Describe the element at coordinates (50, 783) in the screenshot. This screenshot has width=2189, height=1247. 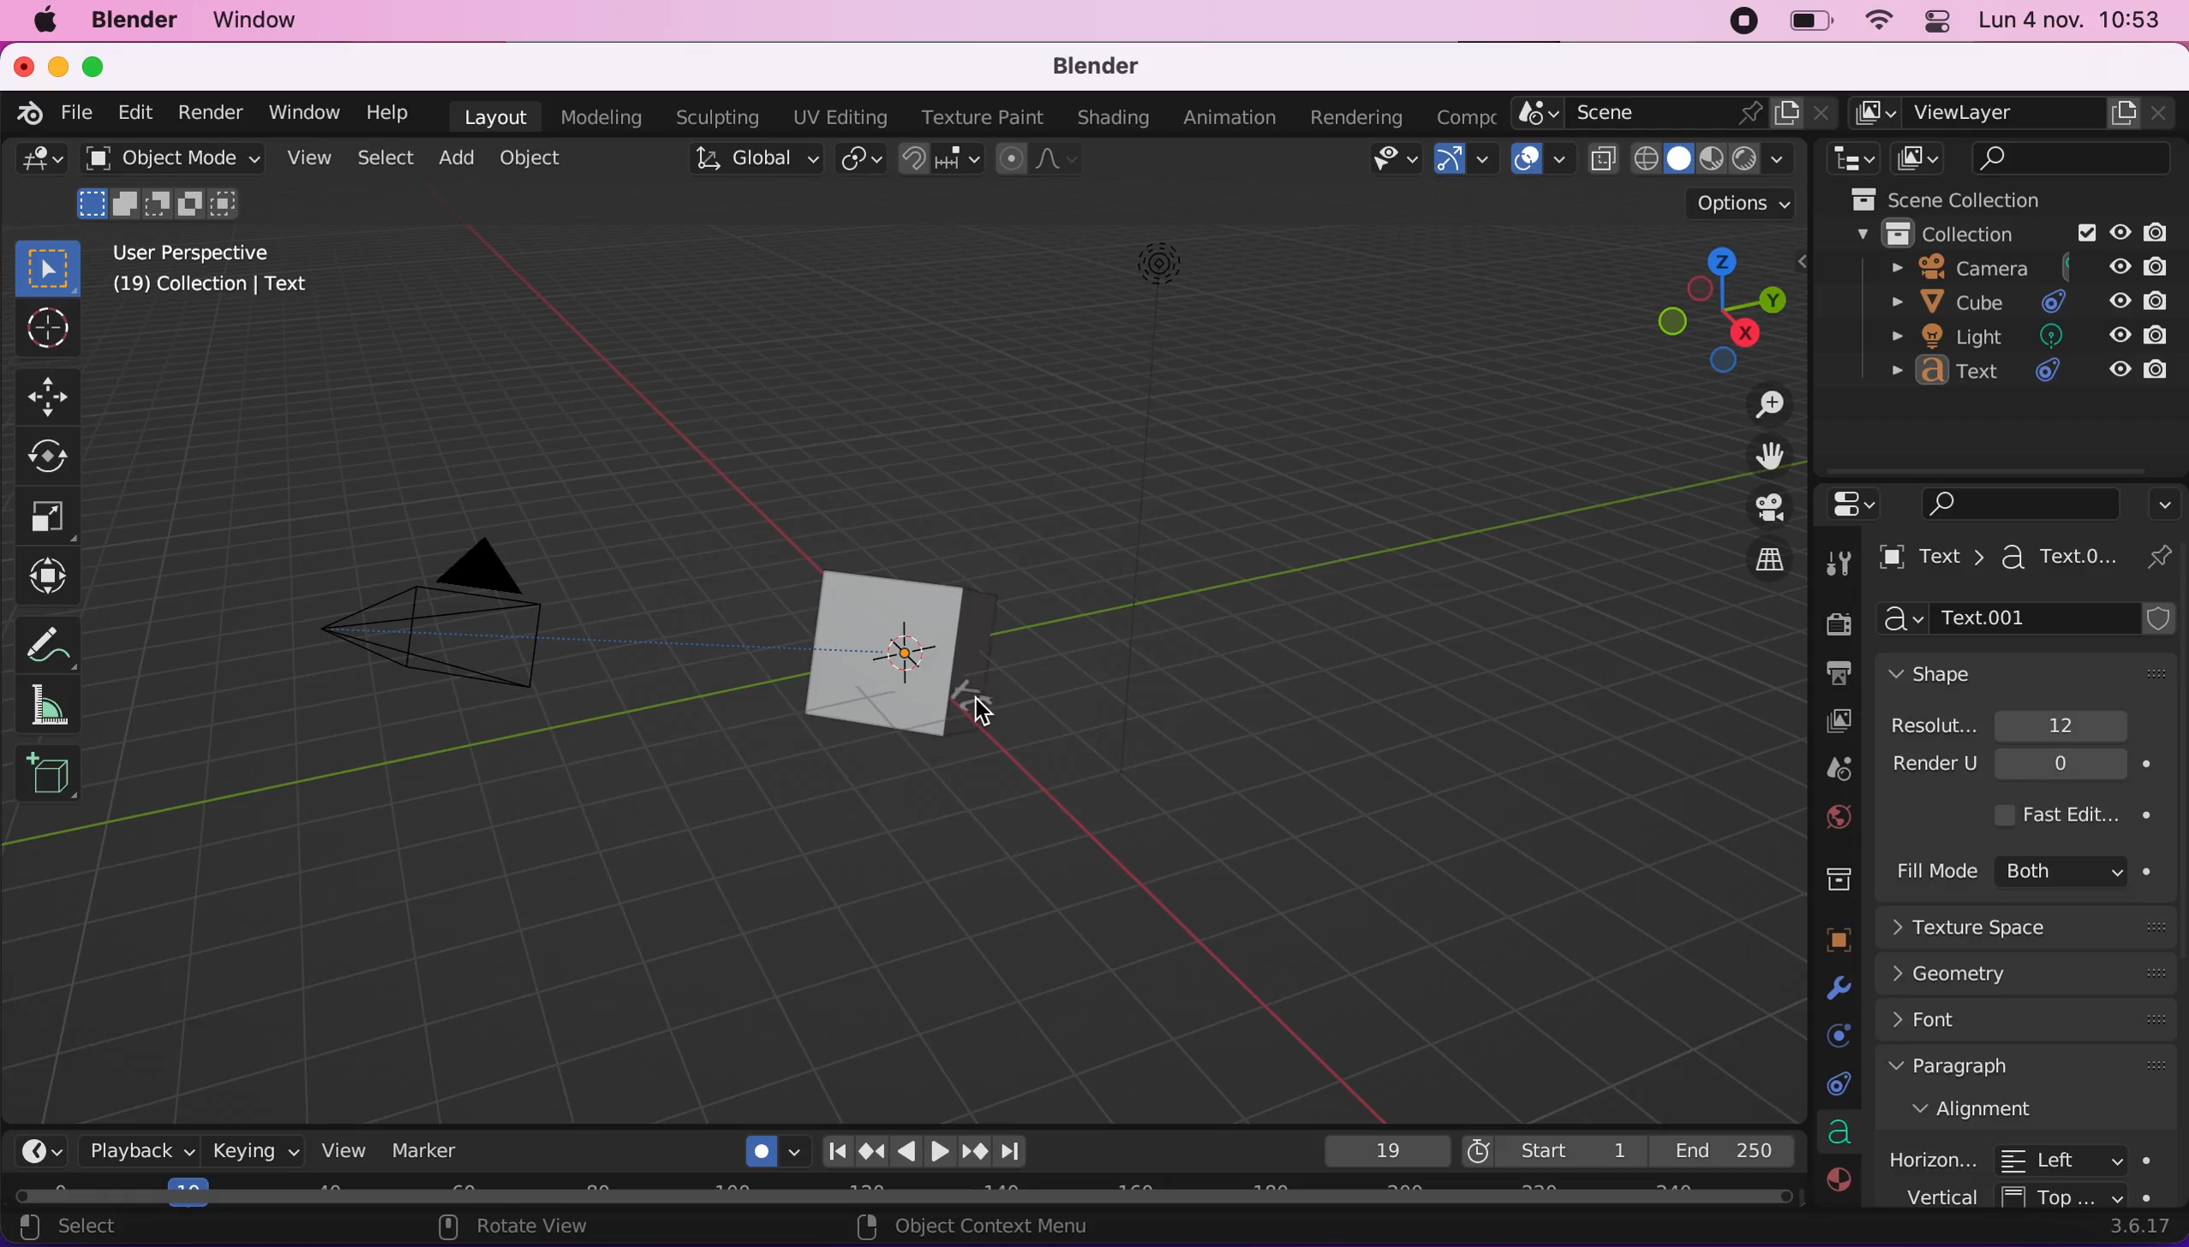
I see `add cube` at that location.